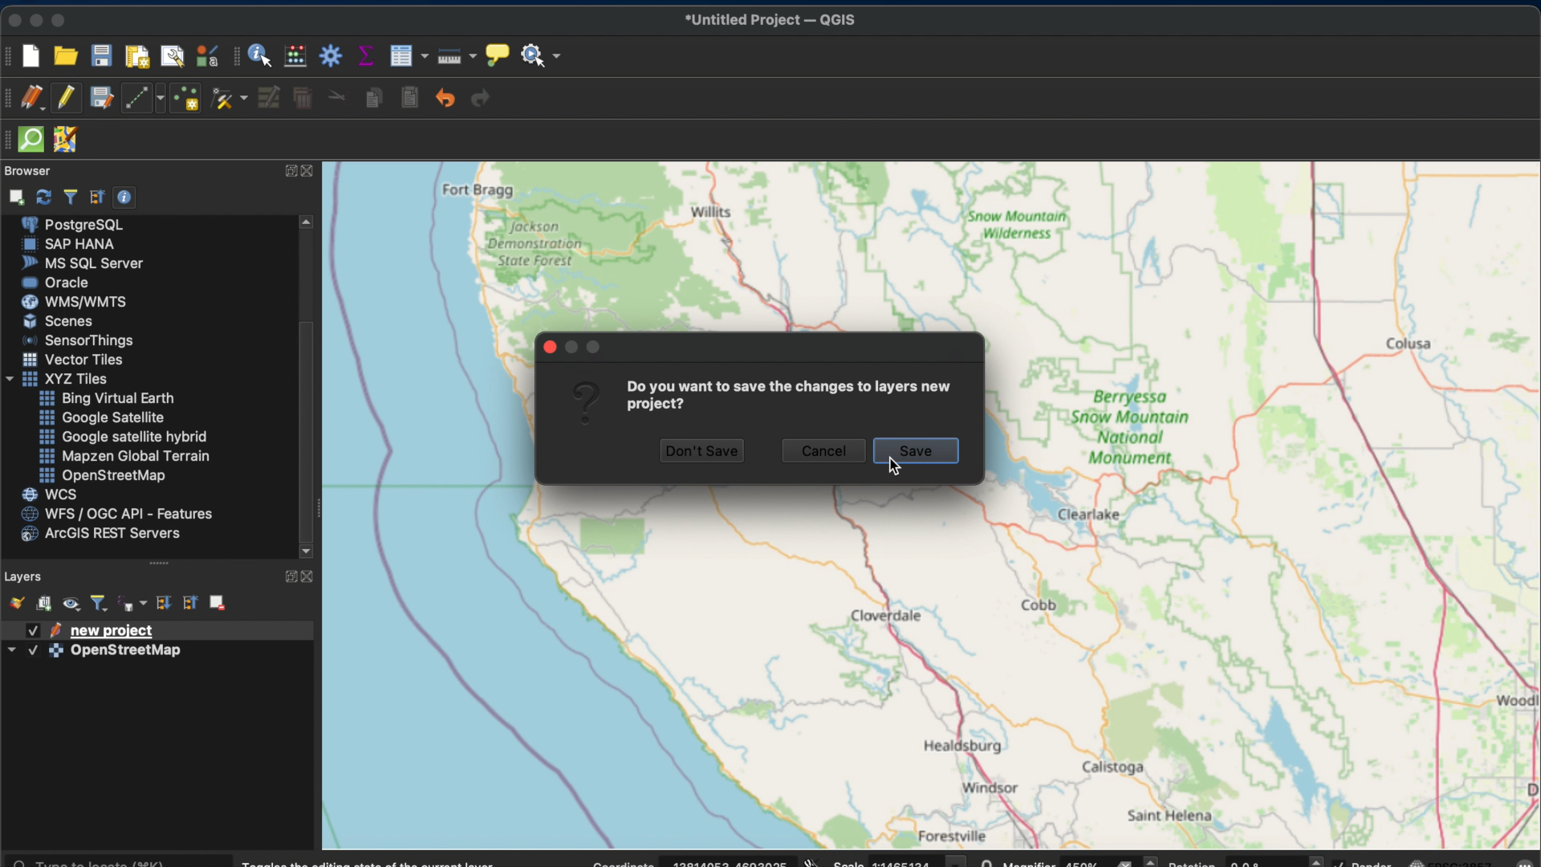  What do you see at coordinates (453, 56) in the screenshot?
I see `measure line` at bounding box center [453, 56].